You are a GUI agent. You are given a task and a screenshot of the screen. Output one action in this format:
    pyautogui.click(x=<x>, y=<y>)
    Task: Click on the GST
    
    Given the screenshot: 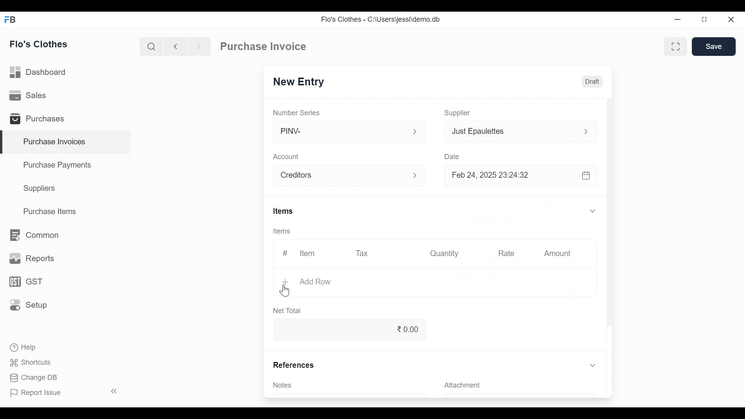 What is the action you would take?
    pyautogui.click(x=26, y=282)
    